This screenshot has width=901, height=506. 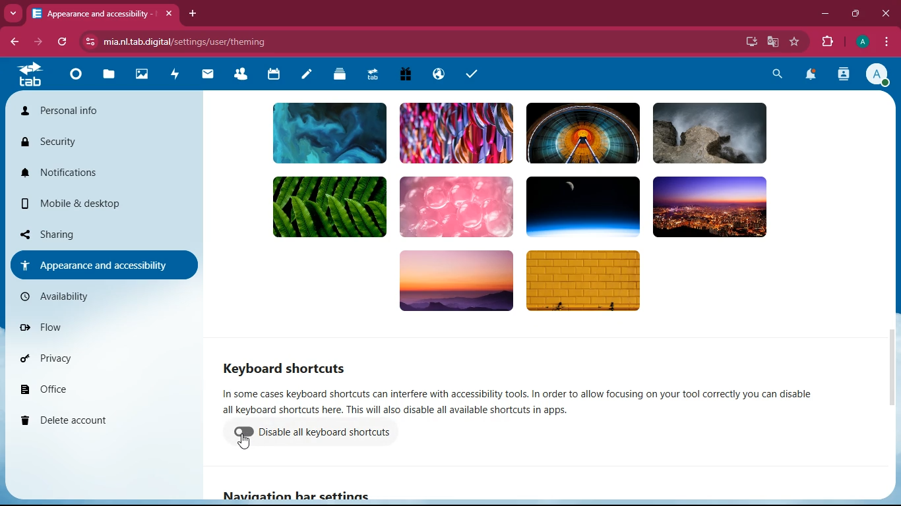 I want to click on background, so click(x=548, y=211).